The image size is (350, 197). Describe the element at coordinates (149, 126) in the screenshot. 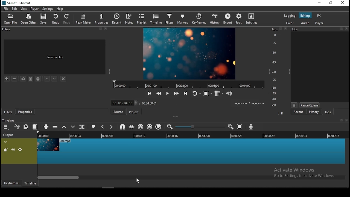

I see `ripple all tracks` at that location.